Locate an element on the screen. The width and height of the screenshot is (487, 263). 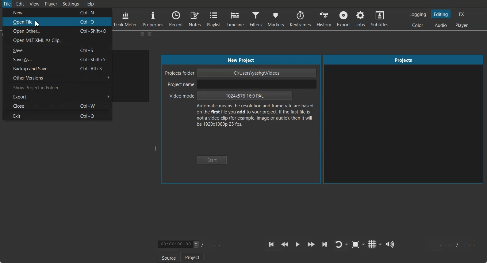
Other versions is located at coordinates (58, 78).